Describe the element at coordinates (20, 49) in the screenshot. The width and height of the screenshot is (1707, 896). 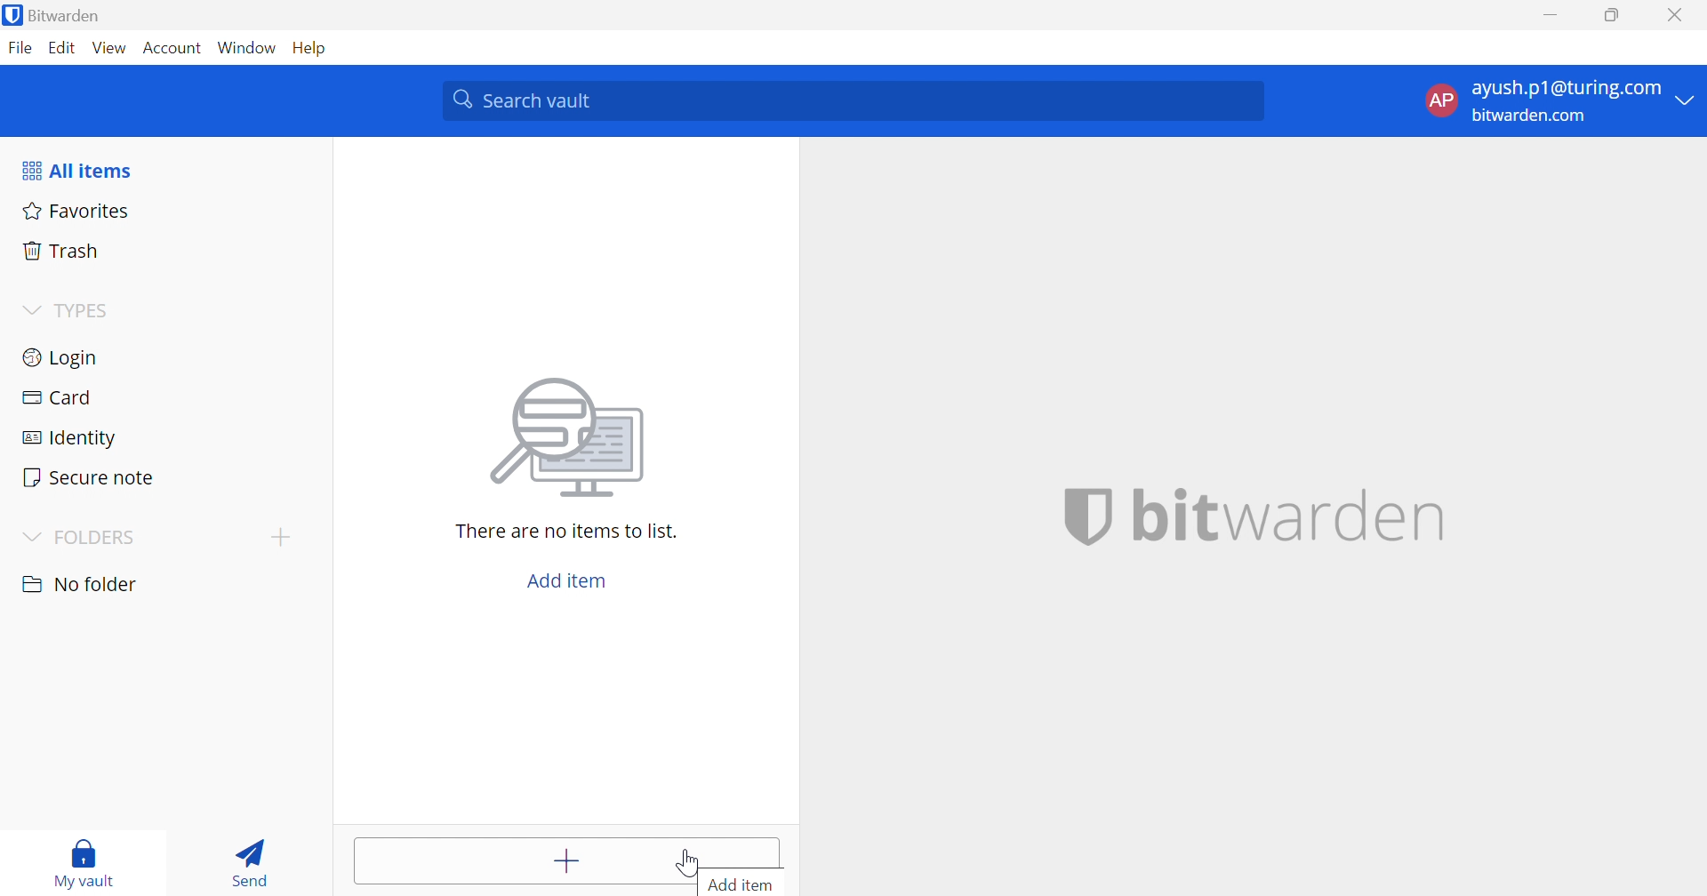
I see `File` at that location.